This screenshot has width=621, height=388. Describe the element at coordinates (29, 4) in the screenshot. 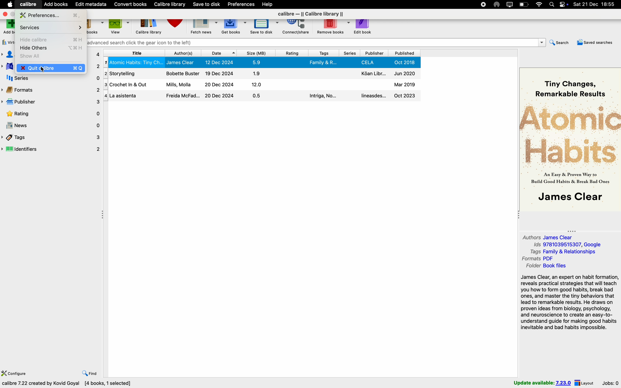

I see `Calibre` at that location.